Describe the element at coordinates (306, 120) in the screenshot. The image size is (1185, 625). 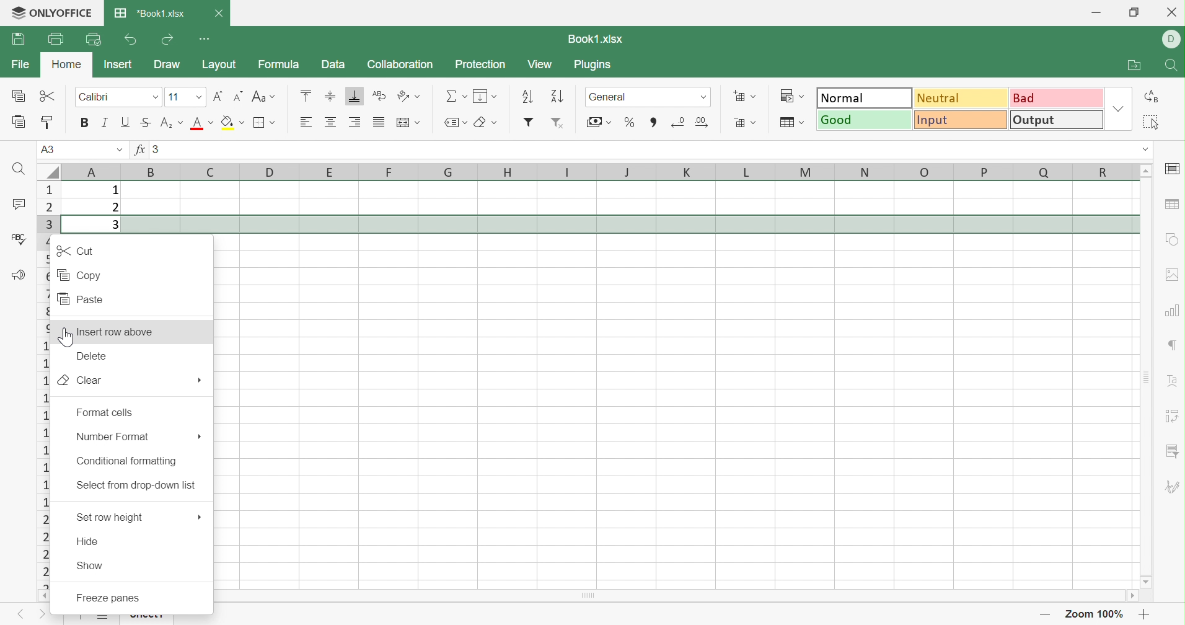
I see `Align Left` at that location.